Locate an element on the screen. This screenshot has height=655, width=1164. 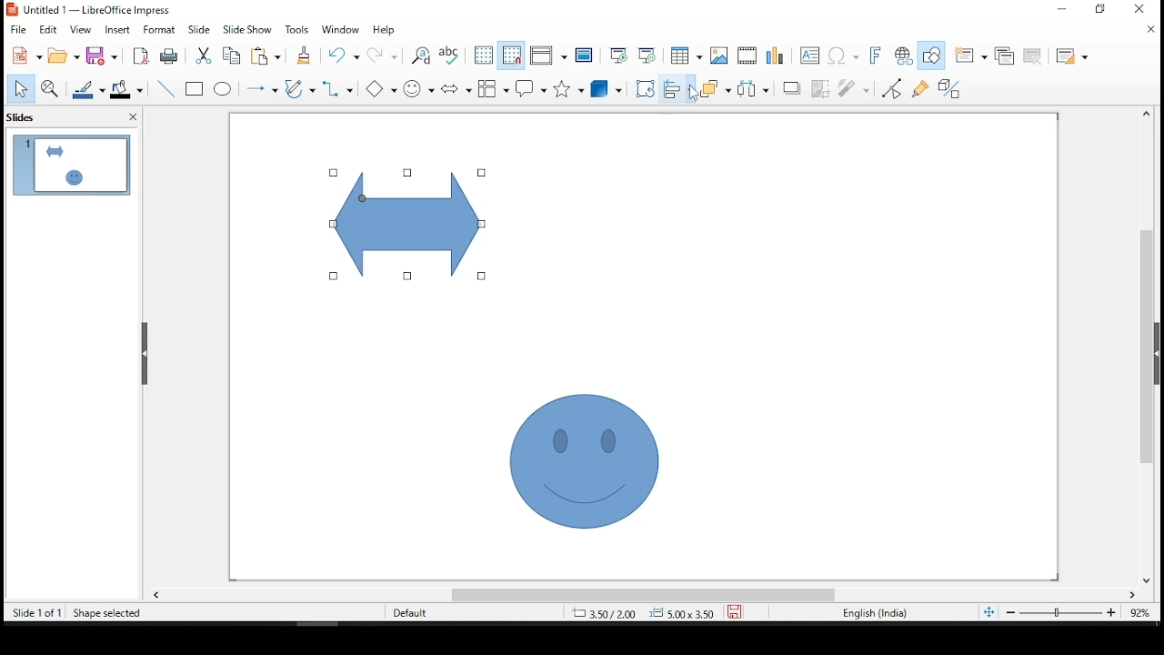
charts is located at coordinates (778, 56).